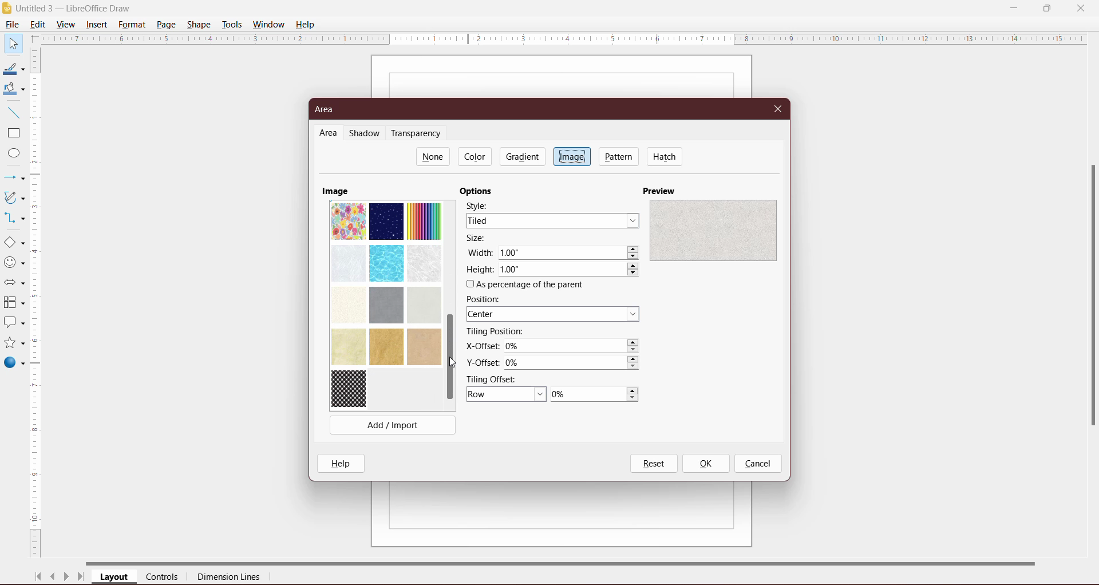  I want to click on Shadow, so click(366, 134).